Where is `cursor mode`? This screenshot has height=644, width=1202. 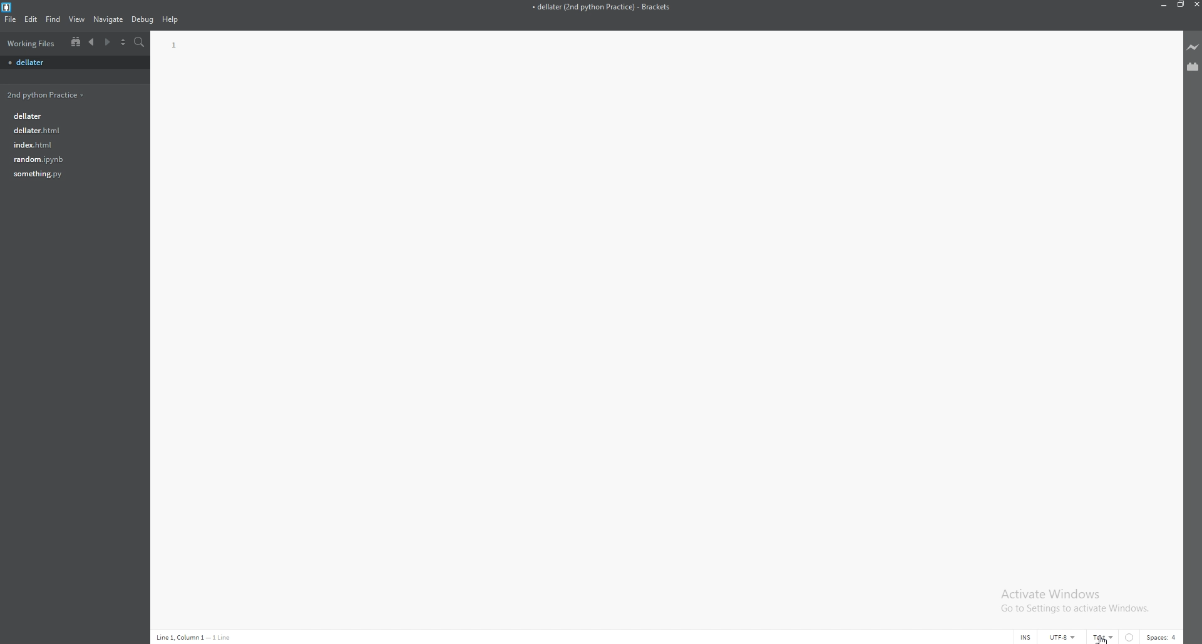
cursor mode is located at coordinates (1026, 637).